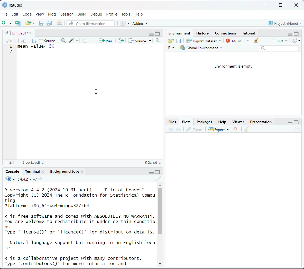 Image resolution: width=304 pixels, height=269 pixels. I want to click on minimize, so click(150, 172).